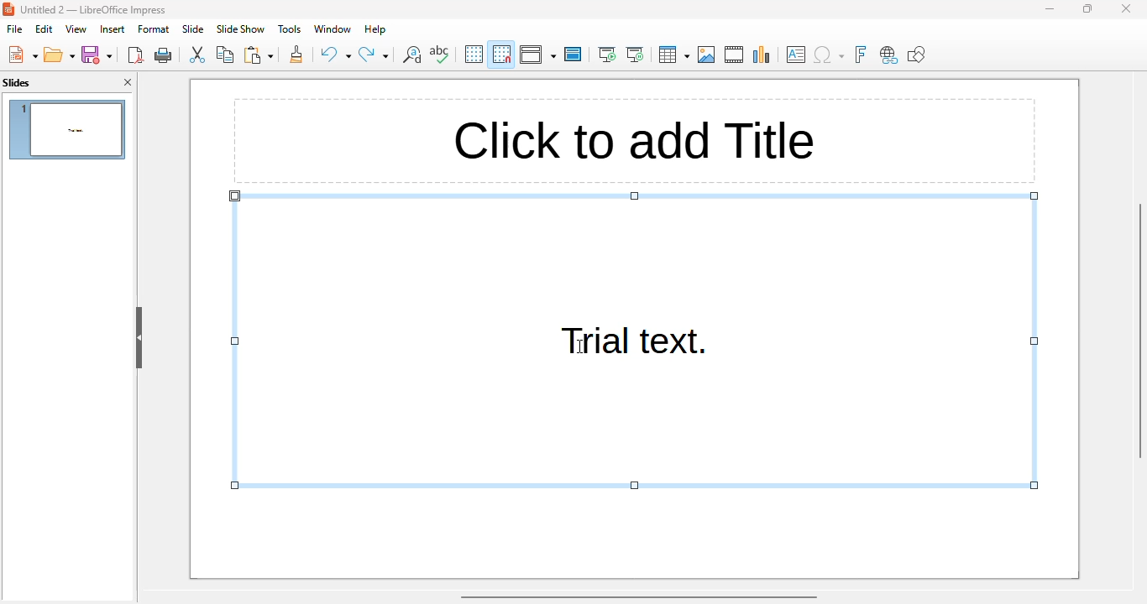 This screenshot has height=604, width=1147. I want to click on insert special characters, so click(829, 55).